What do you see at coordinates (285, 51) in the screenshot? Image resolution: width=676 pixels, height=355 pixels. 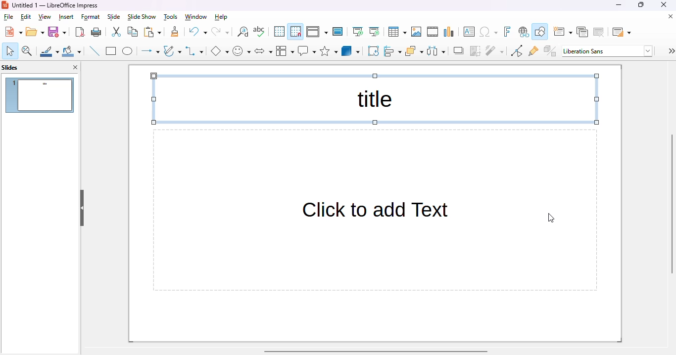 I see `flowchart` at bounding box center [285, 51].